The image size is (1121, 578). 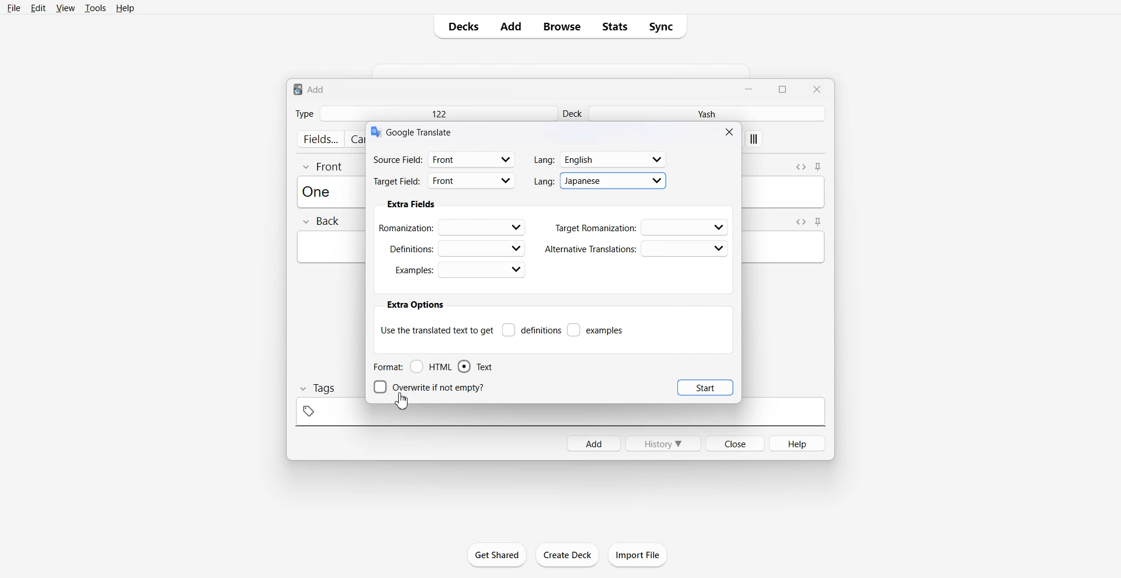 I want to click on Yash, so click(x=709, y=114).